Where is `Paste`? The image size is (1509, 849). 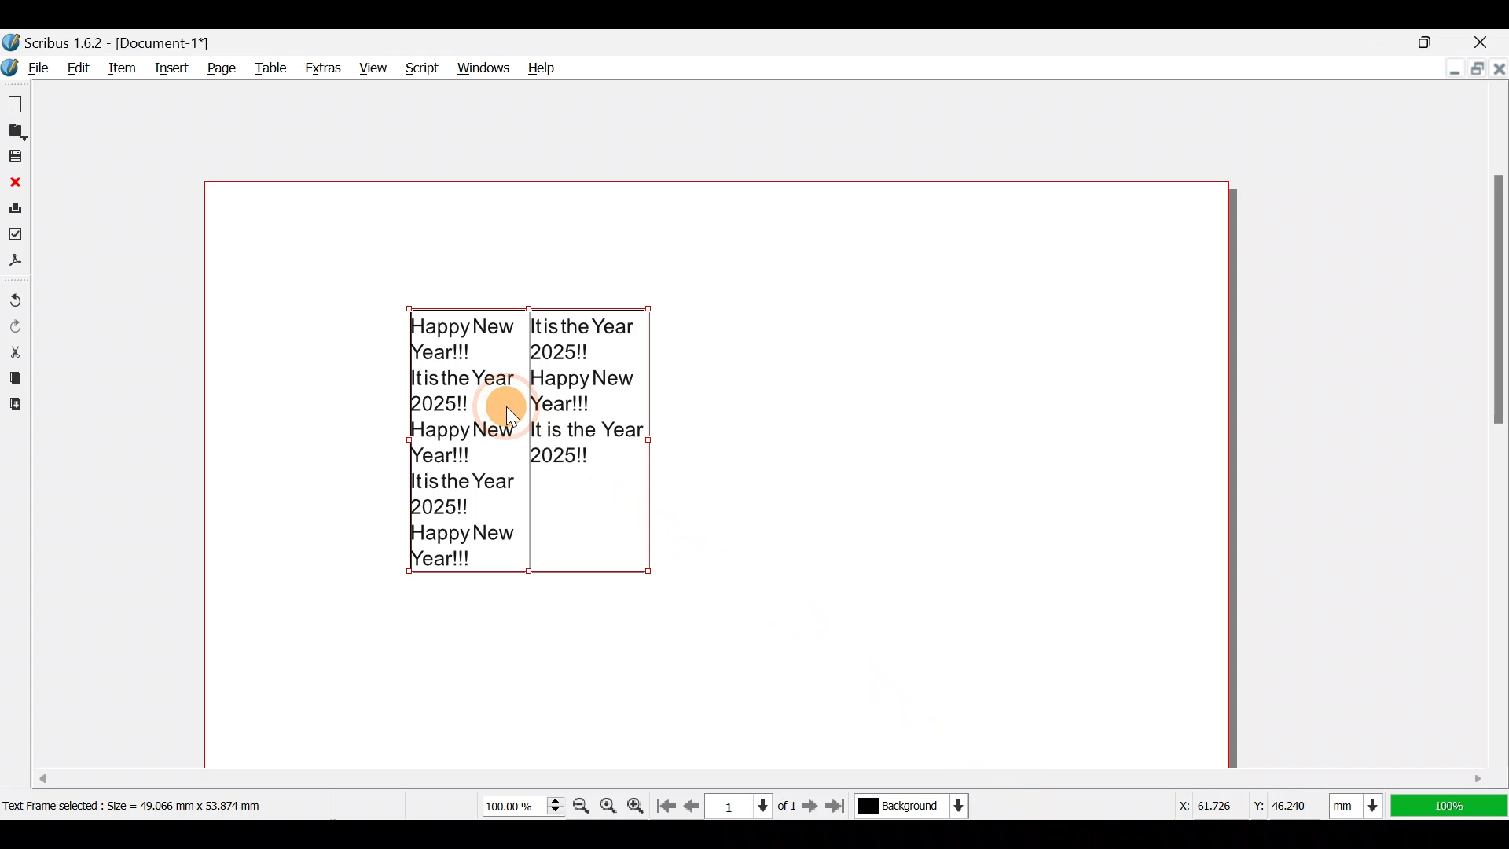 Paste is located at coordinates (14, 406).